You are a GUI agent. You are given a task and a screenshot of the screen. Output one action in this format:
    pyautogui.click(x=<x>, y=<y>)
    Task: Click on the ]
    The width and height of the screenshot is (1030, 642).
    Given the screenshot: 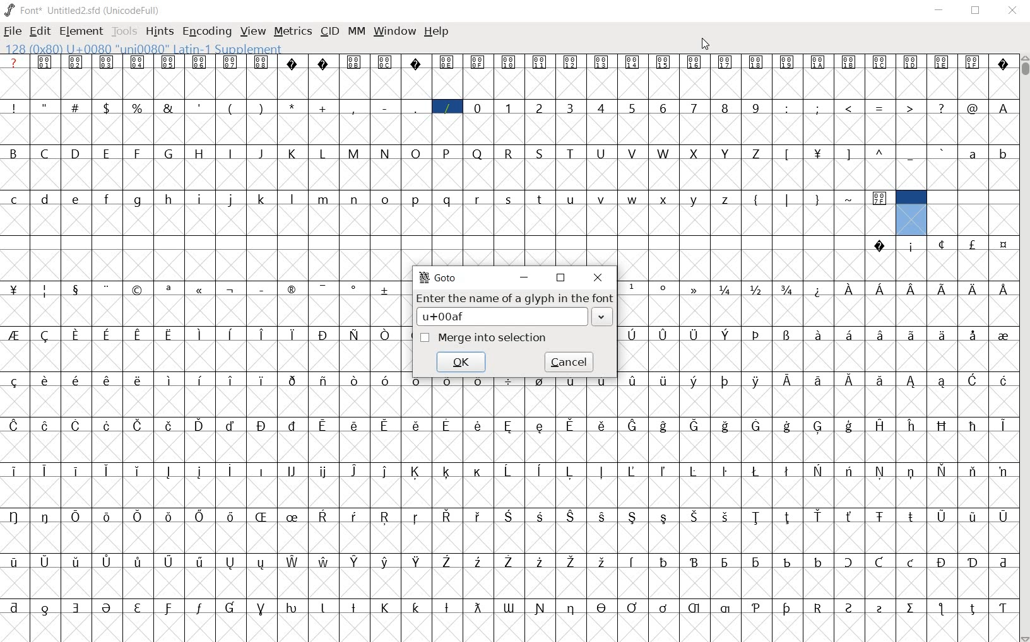 What is the action you would take?
    pyautogui.click(x=849, y=153)
    